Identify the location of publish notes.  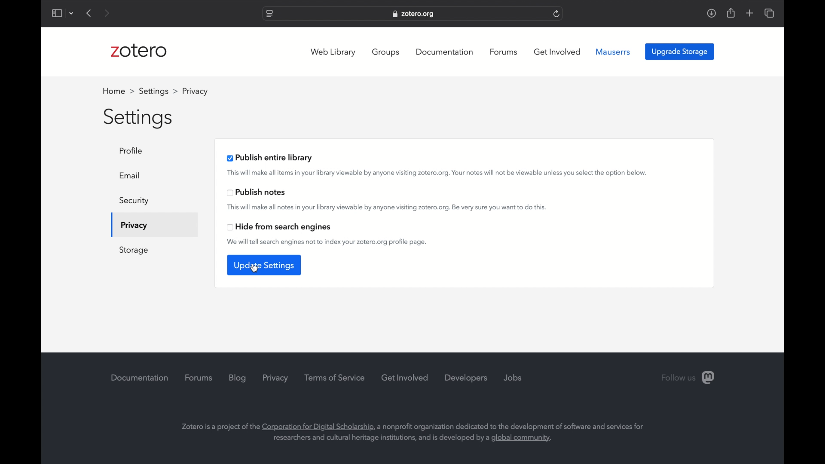
(257, 192).